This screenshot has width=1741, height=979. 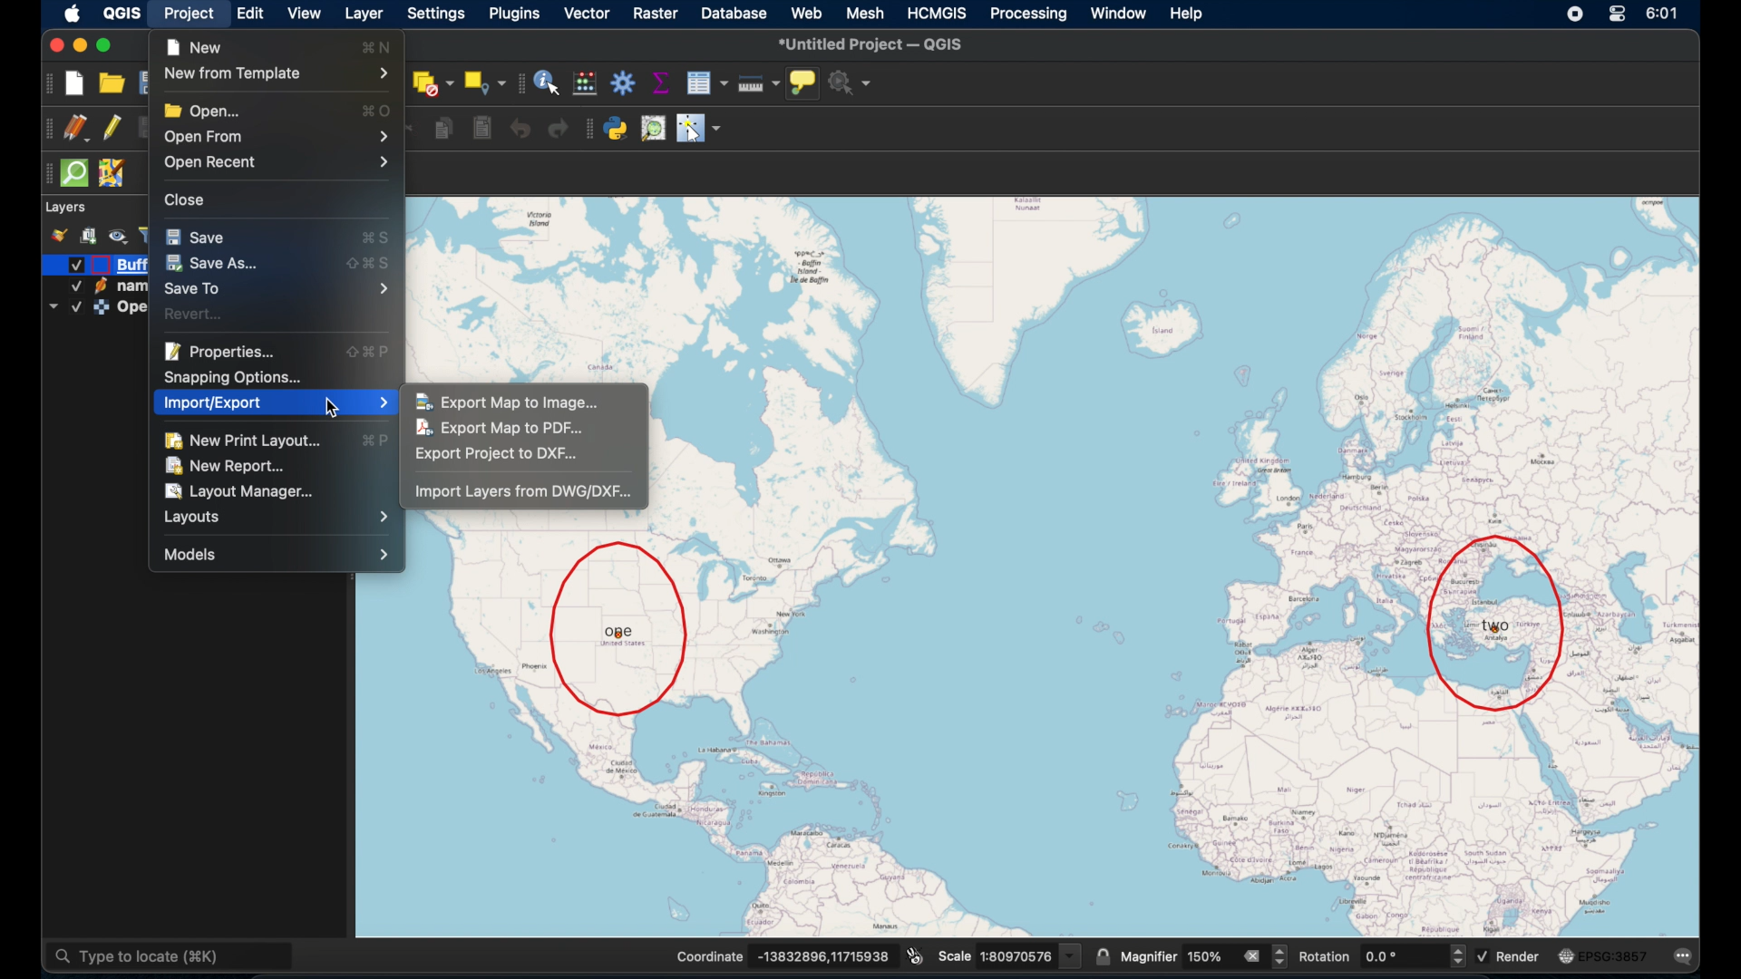 I want to click on new print layout, so click(x=251, y=438).